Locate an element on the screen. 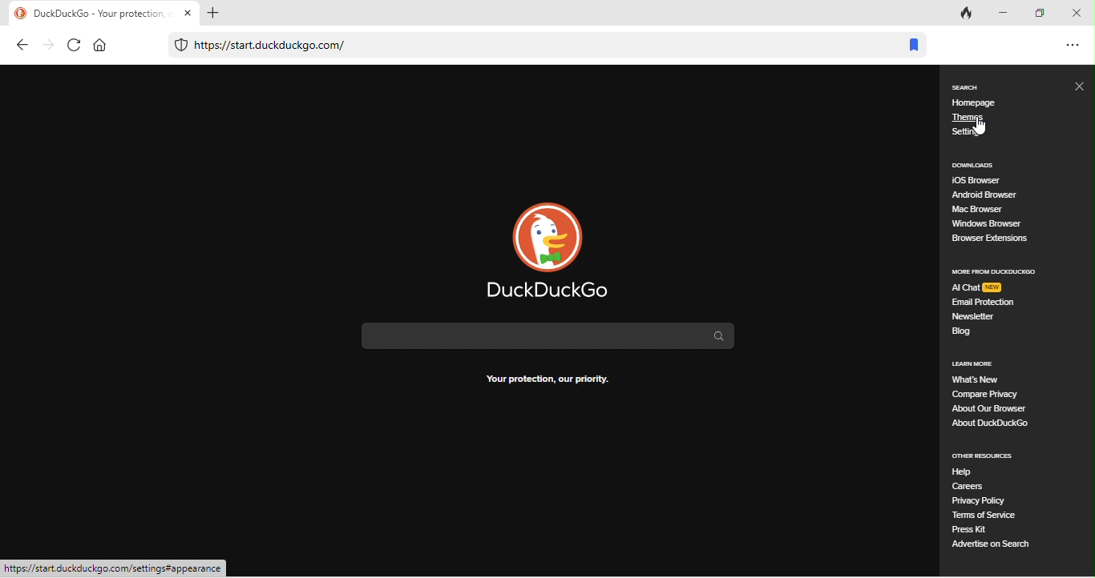 This screenshot has width=1095, height=578. browser extensions is located at coordinates (992, 242).